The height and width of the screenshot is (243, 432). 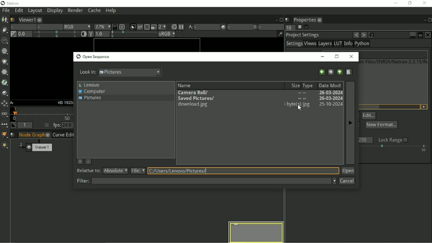 I want to click on frame rate, so click(x=394, y=148).